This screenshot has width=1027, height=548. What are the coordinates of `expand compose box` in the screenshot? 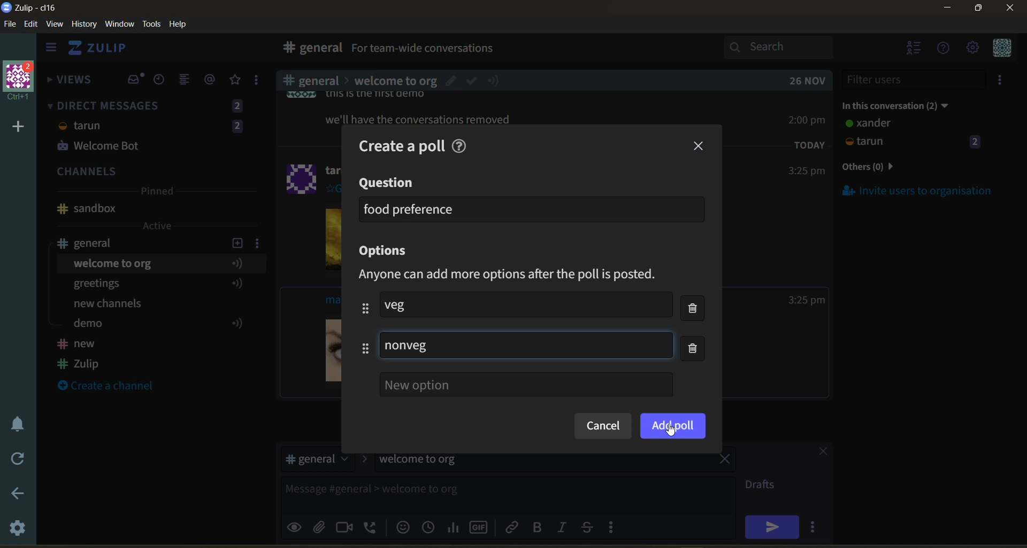 It's located at (725, 485).